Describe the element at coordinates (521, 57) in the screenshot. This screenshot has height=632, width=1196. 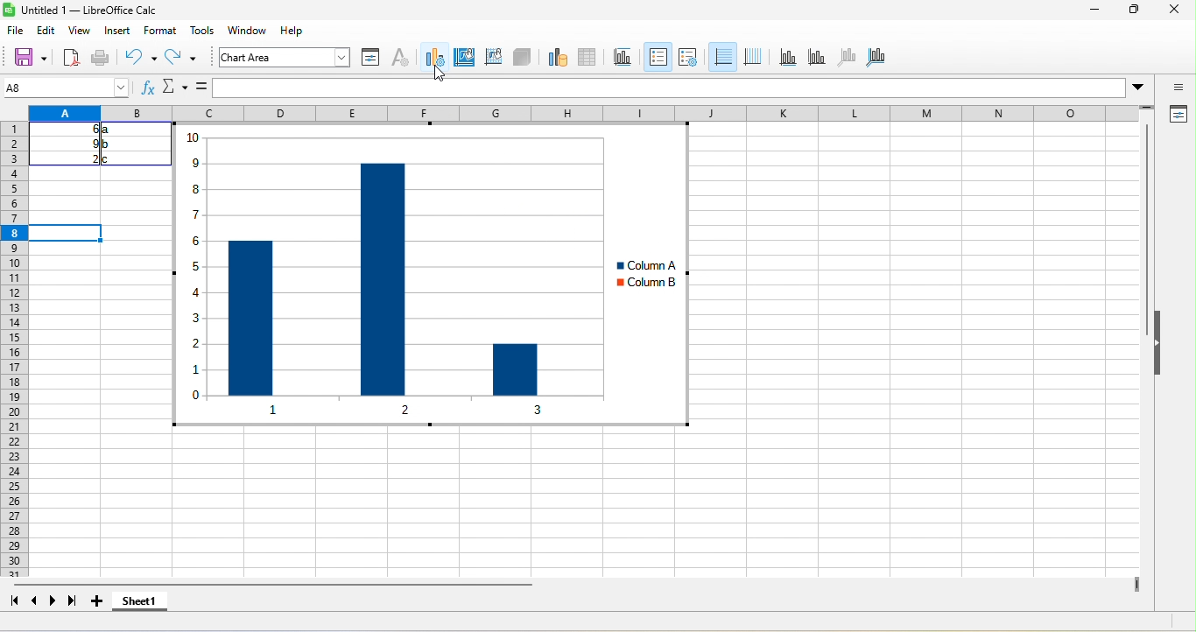
I see `3d view` at that location.